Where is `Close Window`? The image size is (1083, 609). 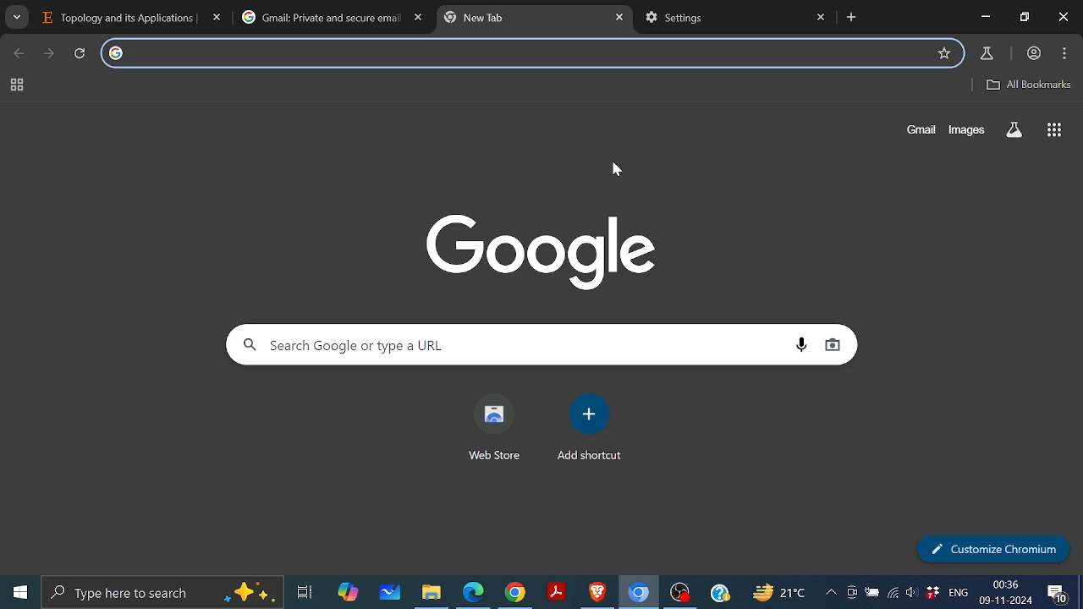 Close Window is located at coordinates (1063, 17).